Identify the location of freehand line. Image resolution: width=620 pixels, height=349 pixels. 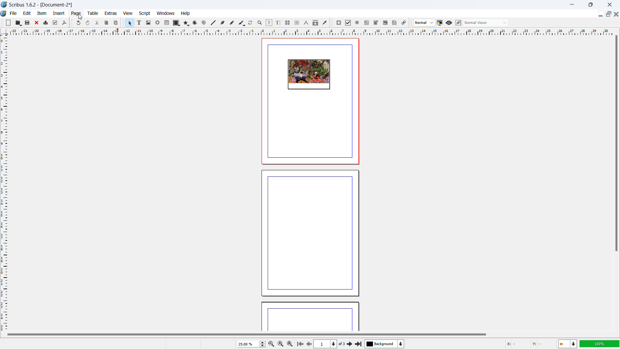
(232, 23).